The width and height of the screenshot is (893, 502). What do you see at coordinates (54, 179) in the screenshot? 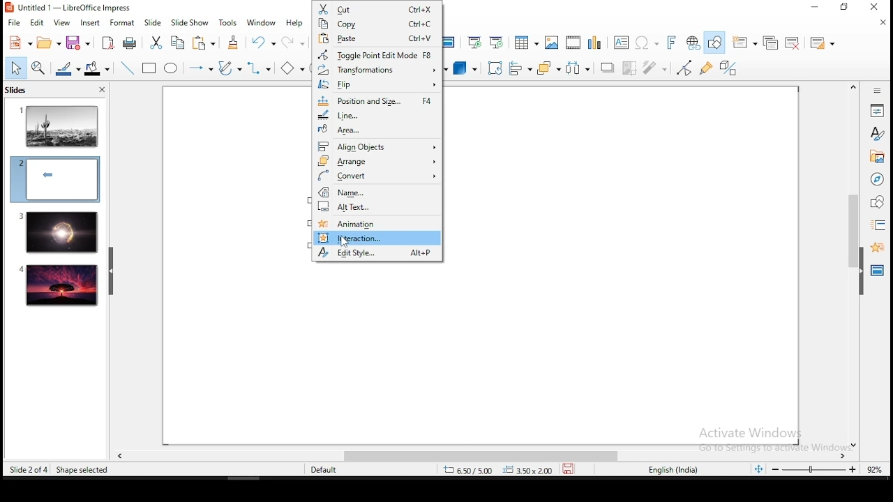
I see `slide 2` at bounding box center [54, 179].